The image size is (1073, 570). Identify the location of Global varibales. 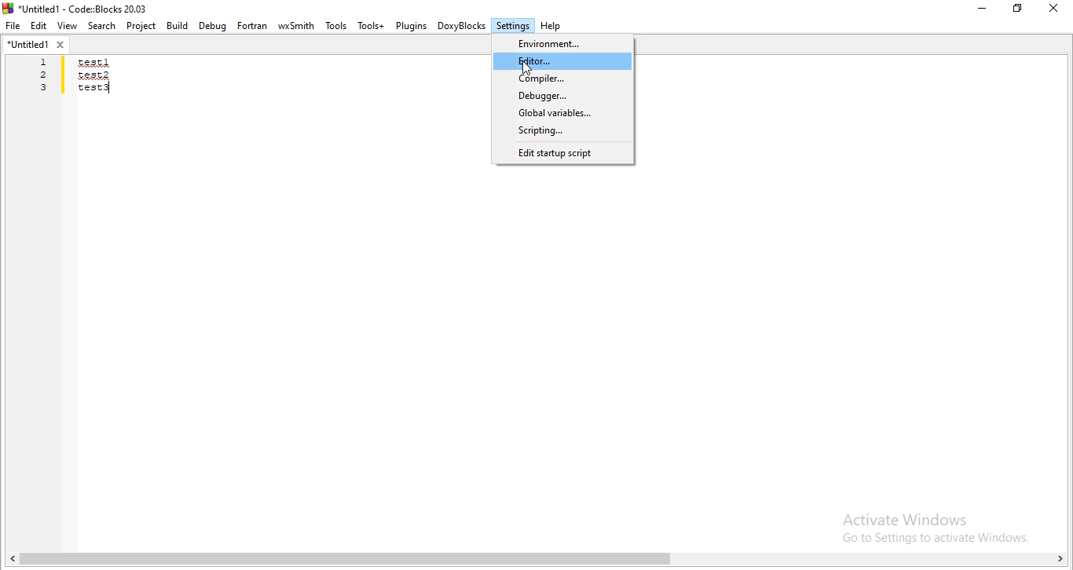
(562, 112).